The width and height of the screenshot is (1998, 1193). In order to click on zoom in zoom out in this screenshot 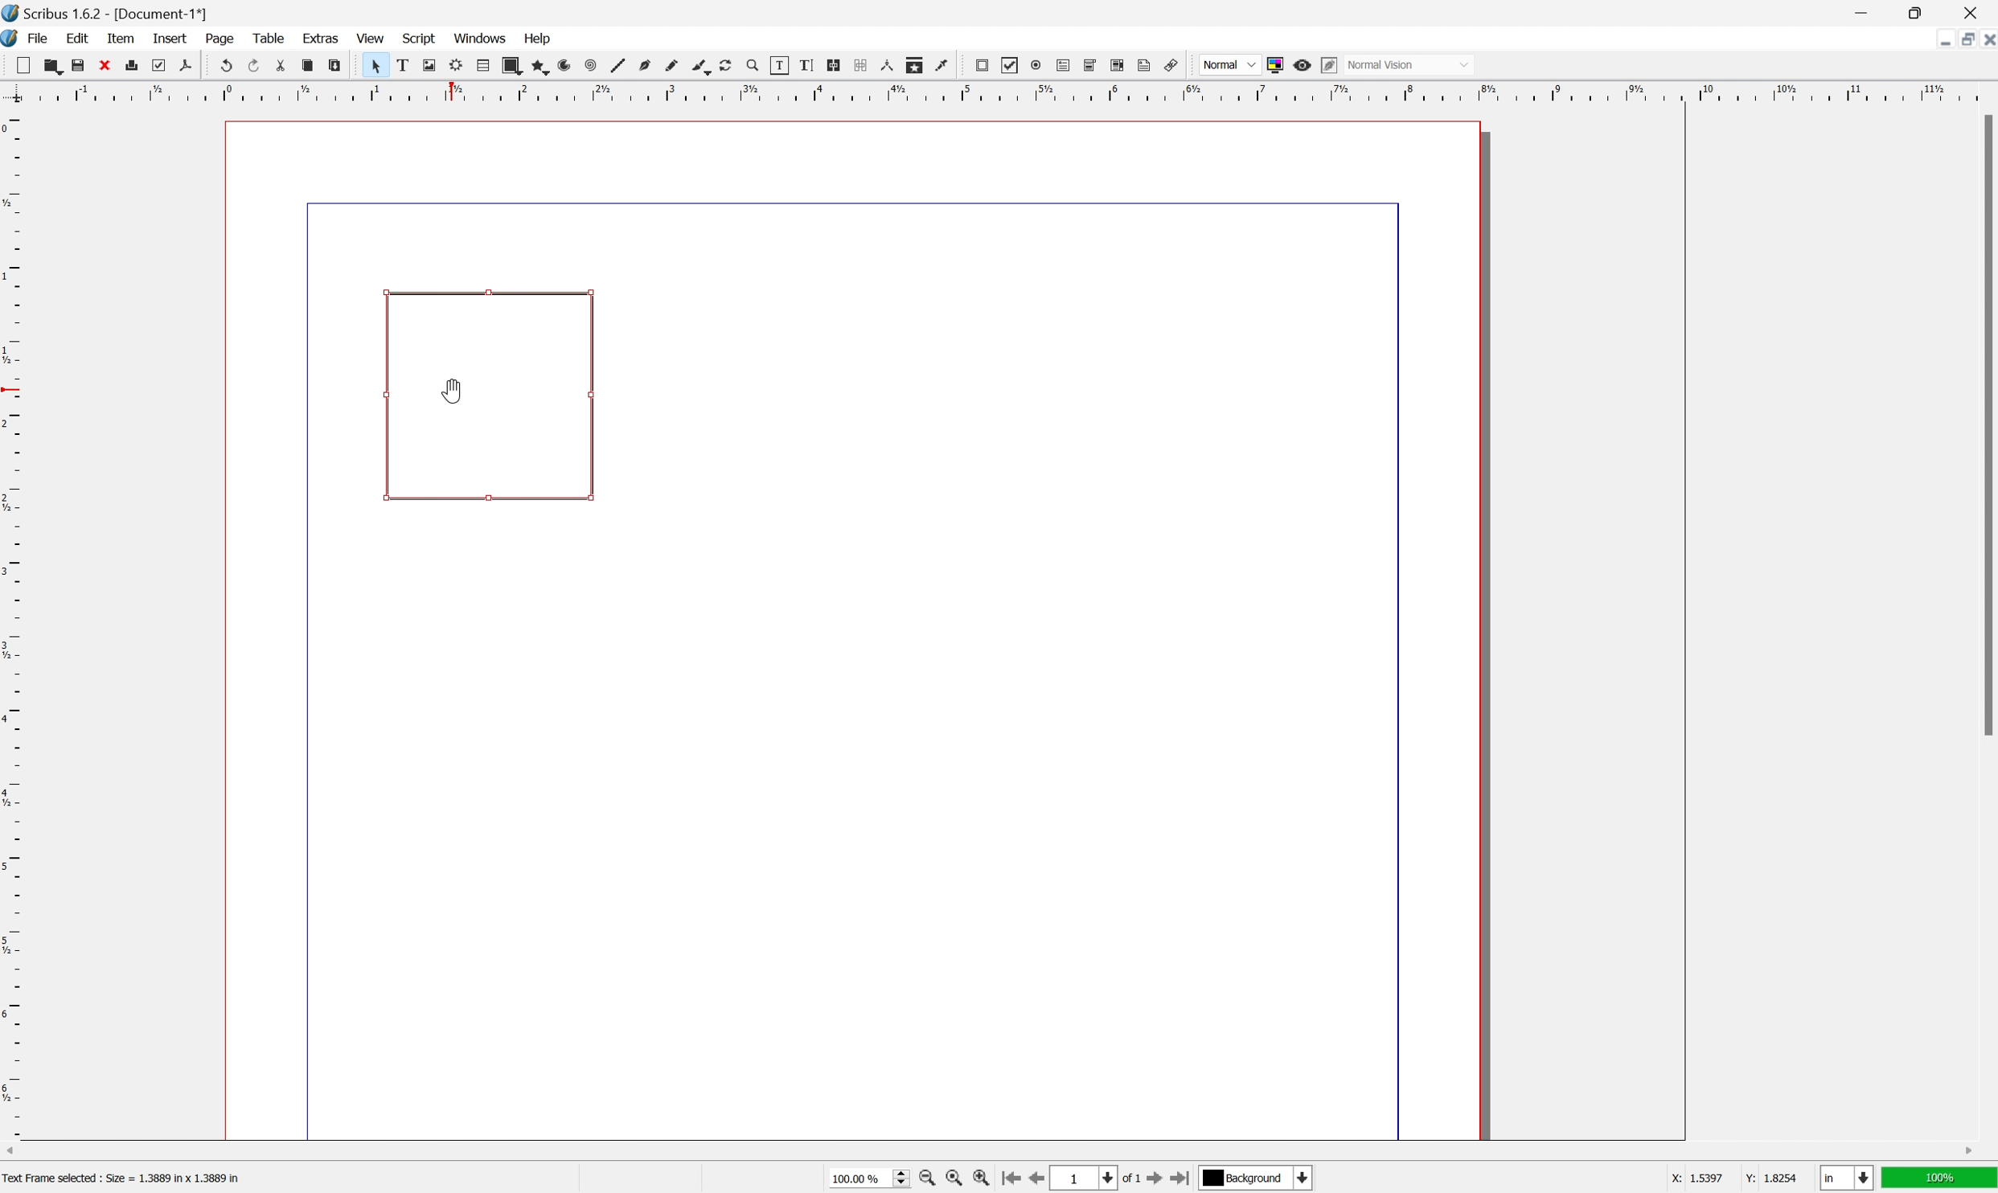, I will do `click(751, 66)`.